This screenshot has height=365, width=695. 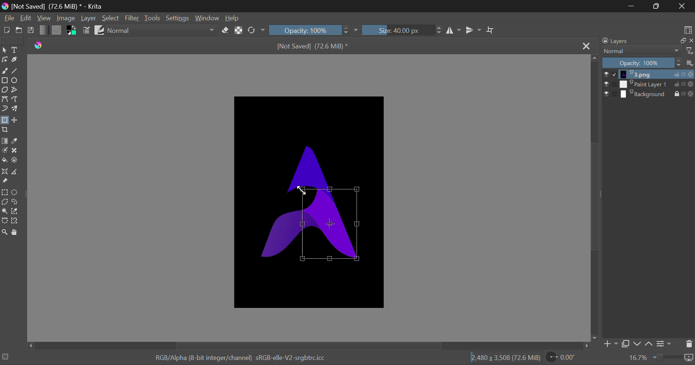 I want to click on Image, so click(x=67, y=19).